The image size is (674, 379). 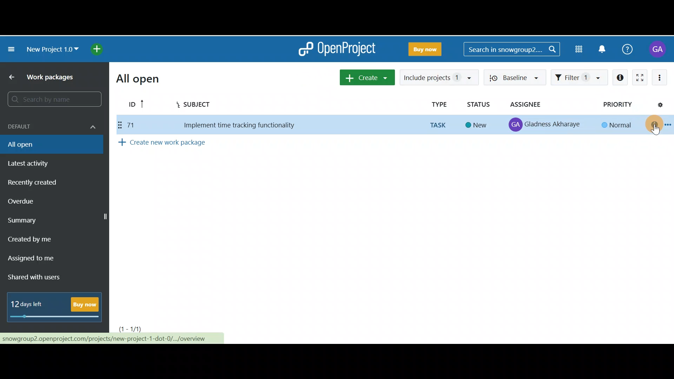 What do you see at coordinates (44, 146) in the screenshot?
I see `All open` at bounding box center [44, 146].